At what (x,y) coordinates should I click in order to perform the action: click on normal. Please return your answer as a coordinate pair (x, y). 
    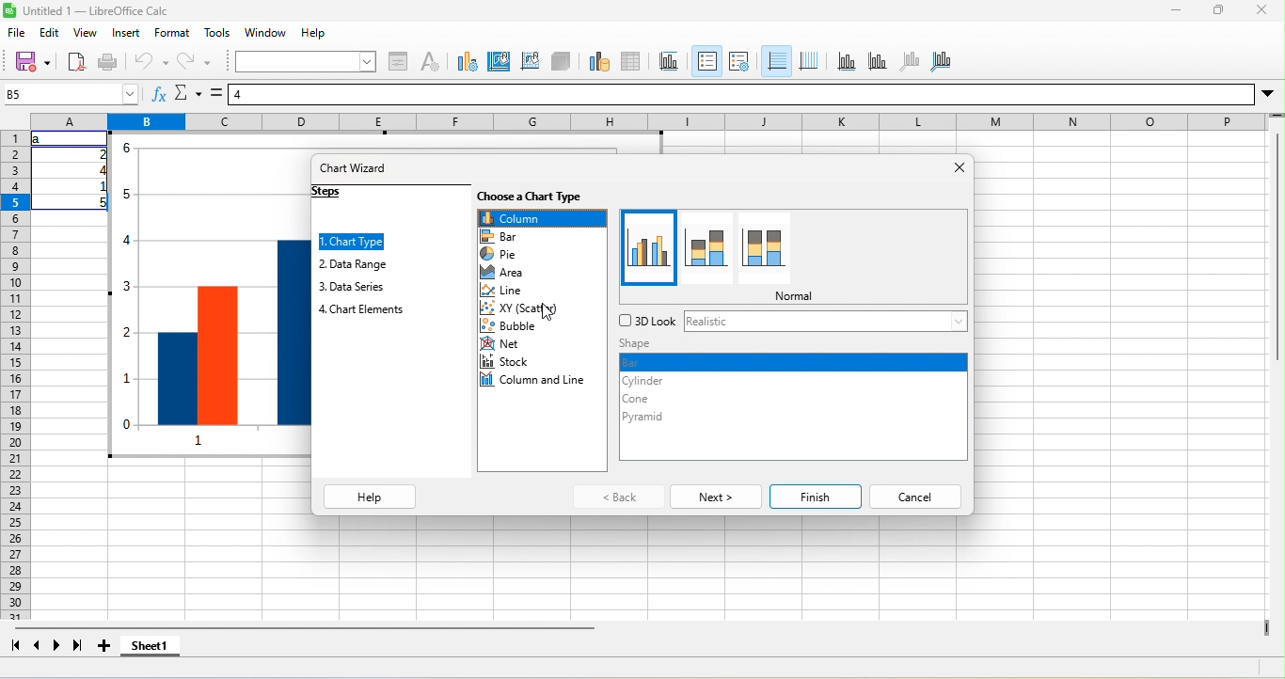
    Looking at the image, I should click on (649, 247).